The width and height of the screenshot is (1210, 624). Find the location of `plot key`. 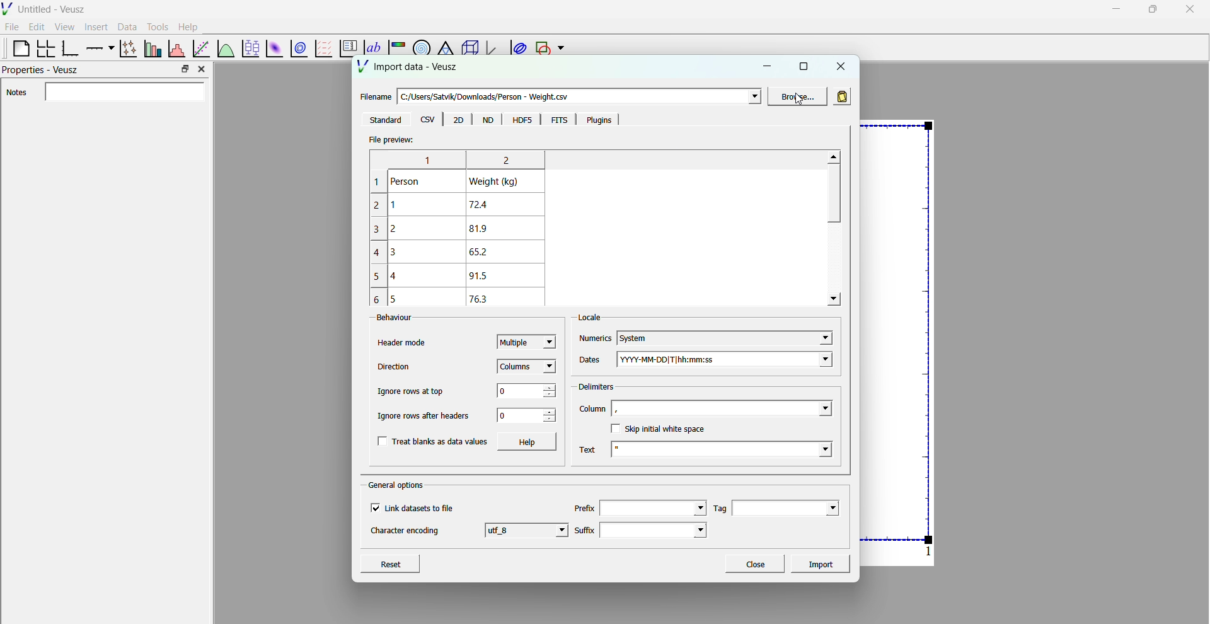

plot key is located at coordinates (346, 49).